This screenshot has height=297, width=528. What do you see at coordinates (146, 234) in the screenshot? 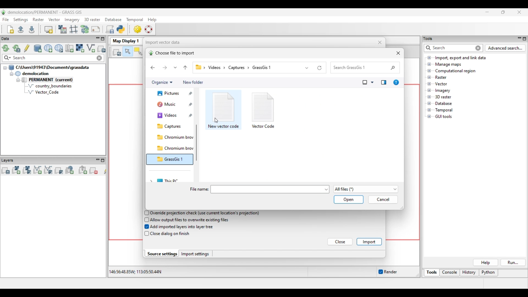
I see `checkbox` at bounding box center [146, 234].